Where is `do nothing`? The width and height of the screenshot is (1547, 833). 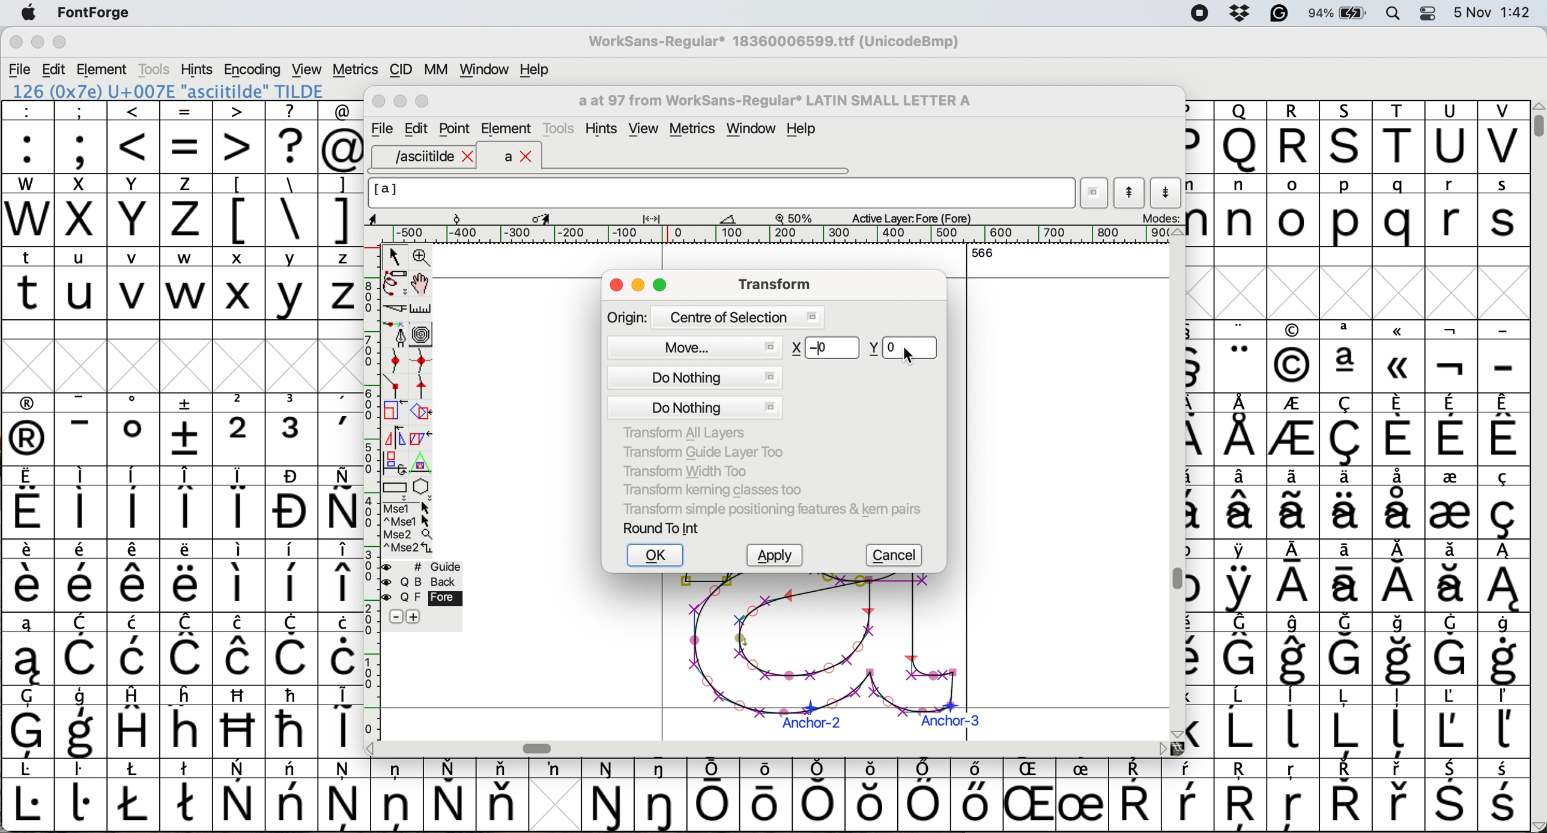
do nothing is located at coordinates (695, 392).